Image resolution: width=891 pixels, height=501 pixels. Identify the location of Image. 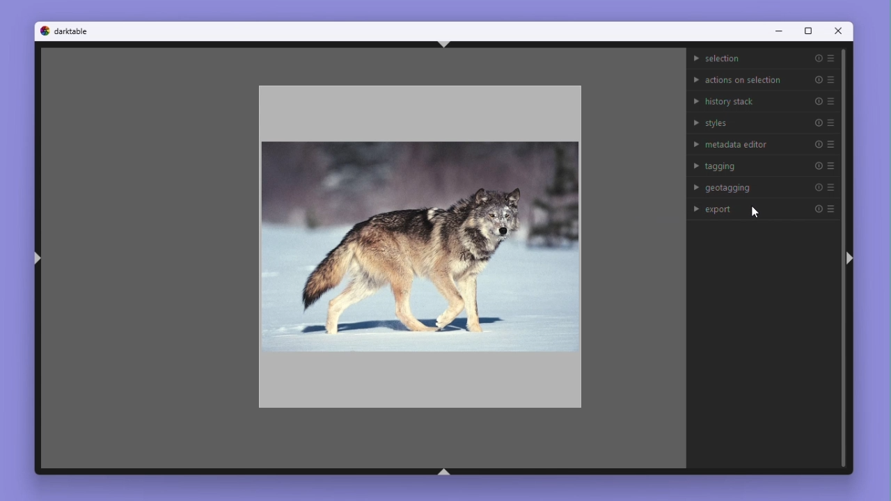
(420, 250).